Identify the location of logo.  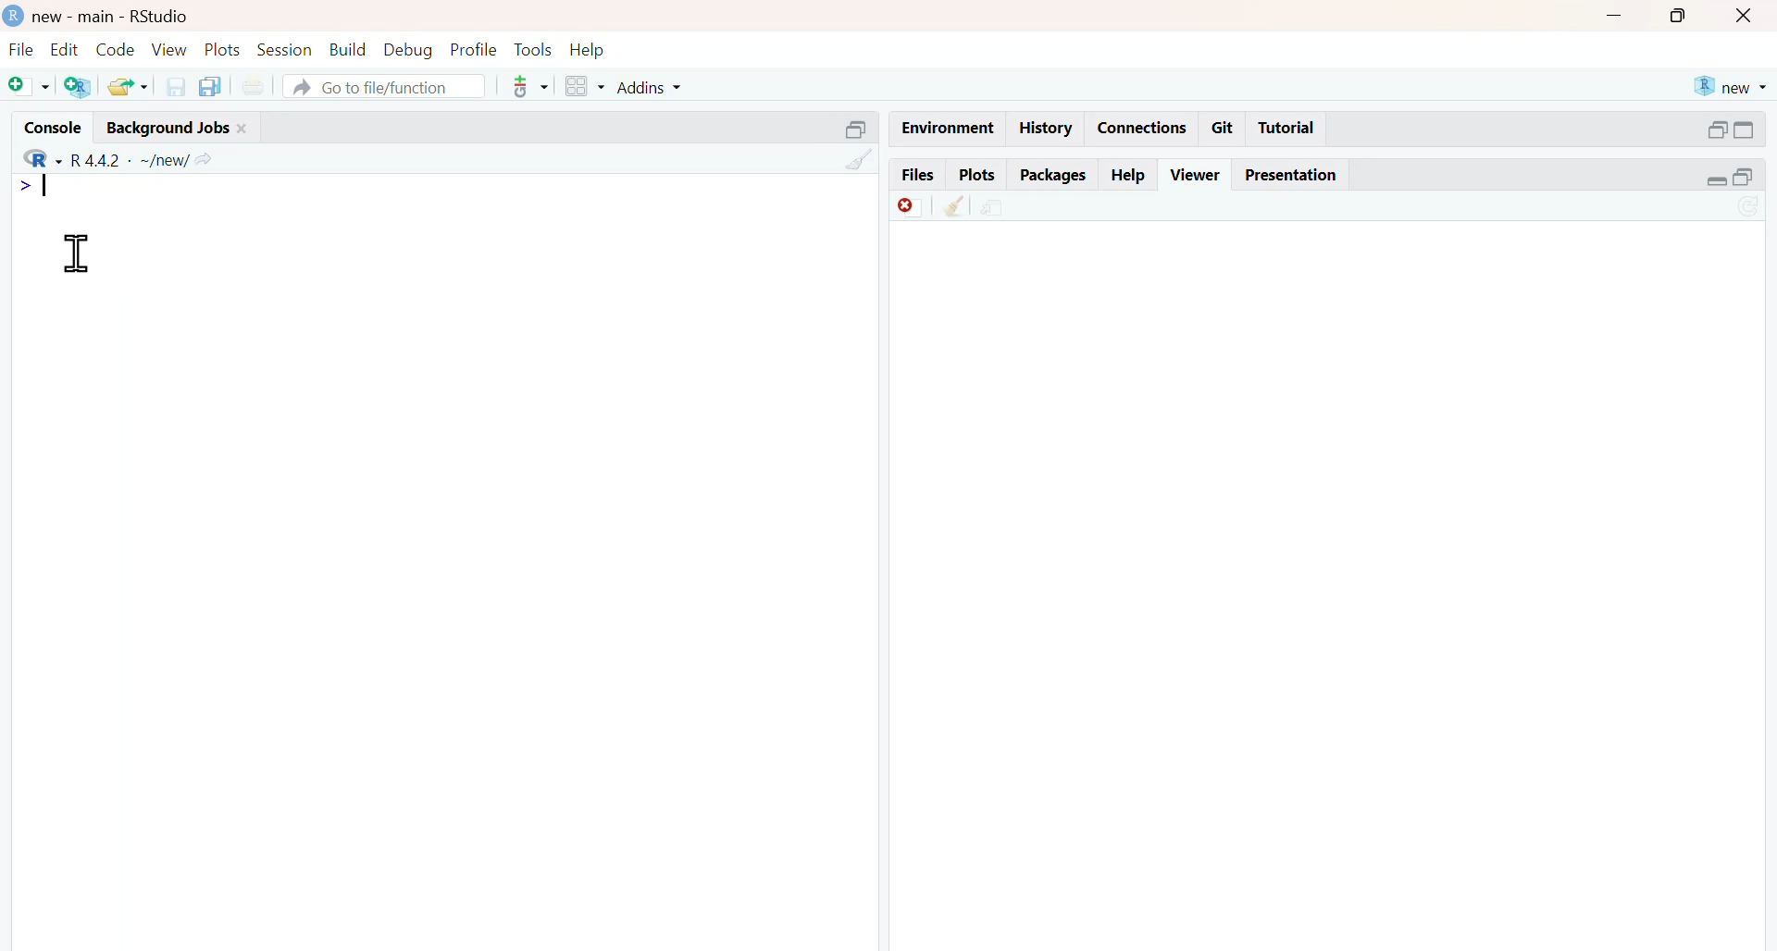
(16, 15).